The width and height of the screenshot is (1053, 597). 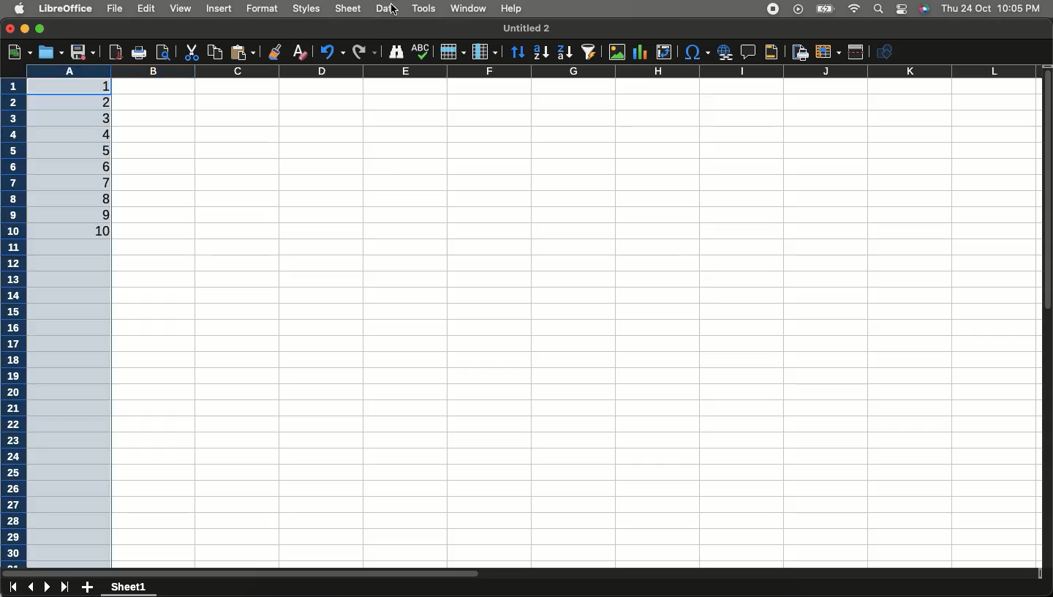 I want to click on Close, so click(x=10, y=29).